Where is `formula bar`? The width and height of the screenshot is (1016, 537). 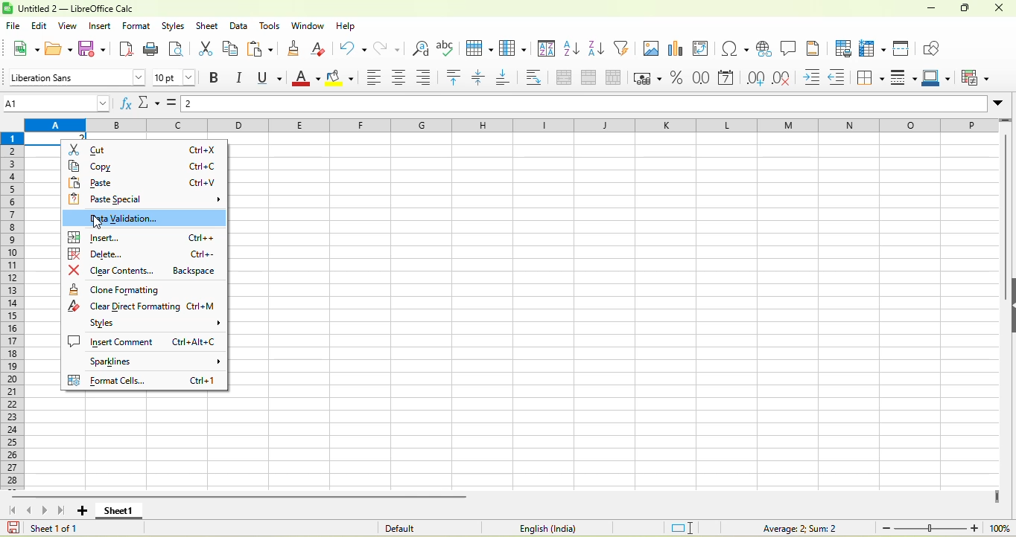 formula bar is located at coordinates (588, 104).